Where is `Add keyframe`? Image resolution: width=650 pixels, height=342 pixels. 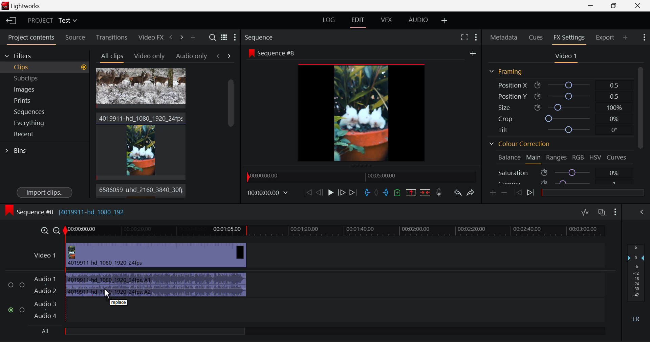 Add keyframe is located at coordinates (493, 193).